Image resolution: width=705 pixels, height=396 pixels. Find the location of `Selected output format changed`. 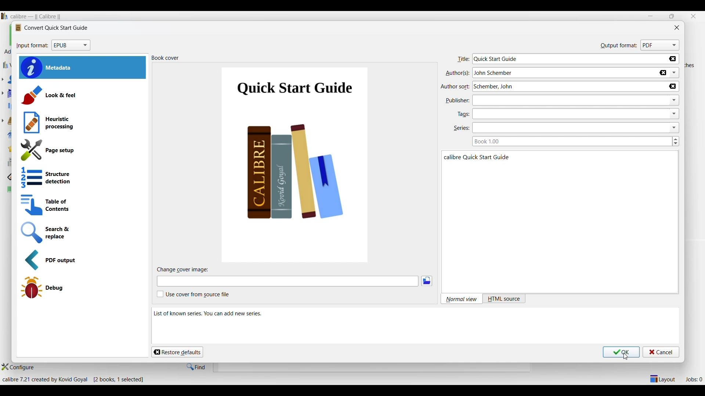

Selected output format changed is located at coordinates (661, 45).